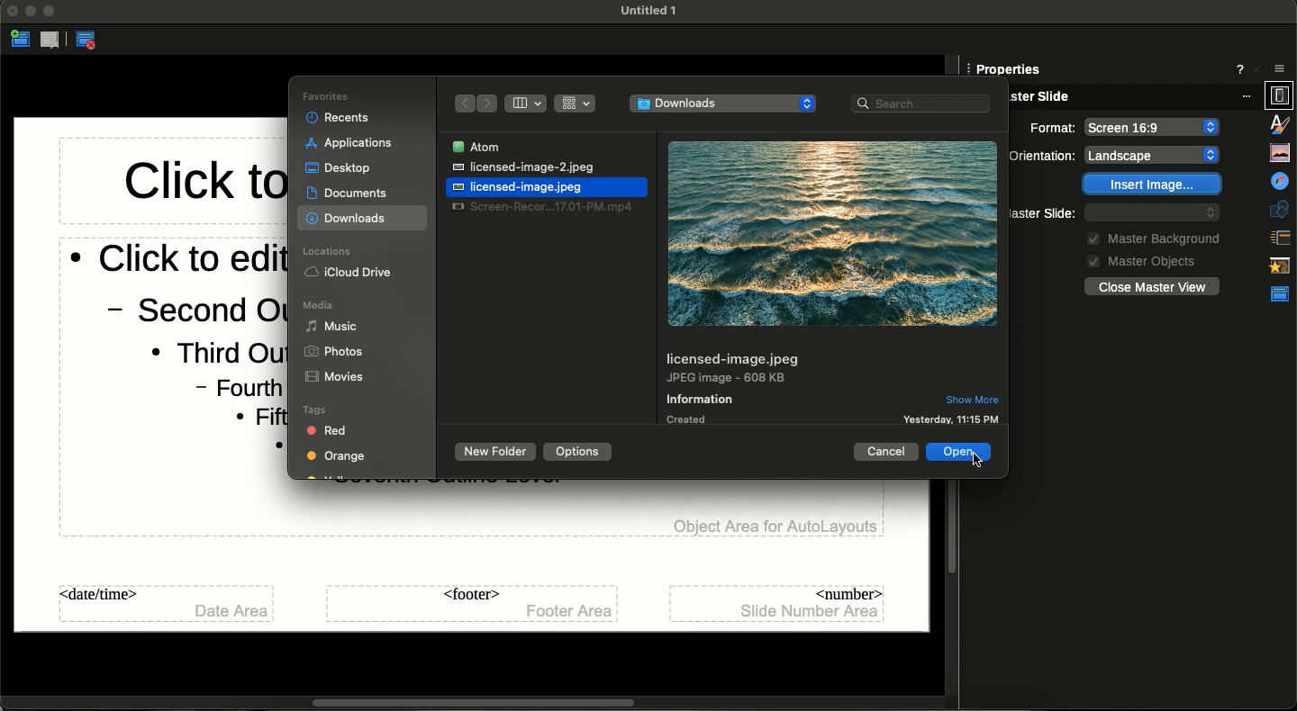 This screenshot has height=711, width=1297. I want to click on Master objects, so click(1138, 260).